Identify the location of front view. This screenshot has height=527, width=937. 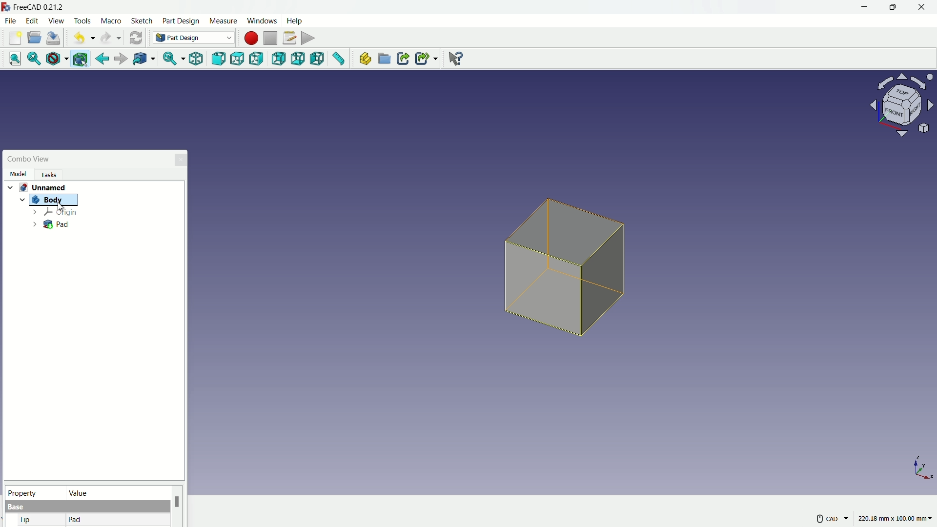
(220, 59).